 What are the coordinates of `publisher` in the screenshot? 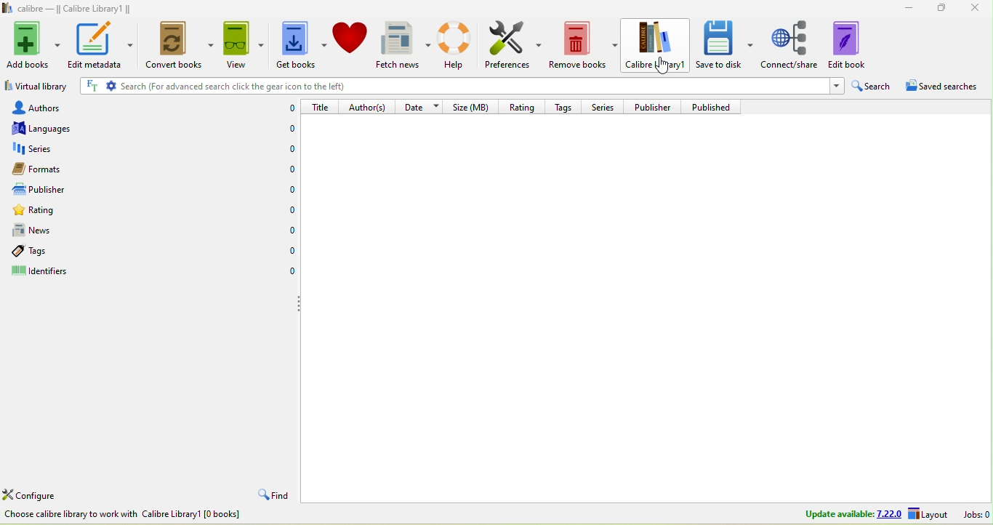 It's located at (54, 190).